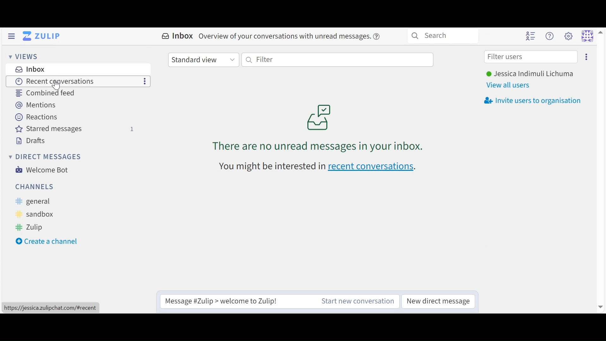 This screenshot has width=606, height=341. What do you see at coordinates (50, 241) in the screenshot?
I see `Create a new Channel` at bounding box center [50, 241].